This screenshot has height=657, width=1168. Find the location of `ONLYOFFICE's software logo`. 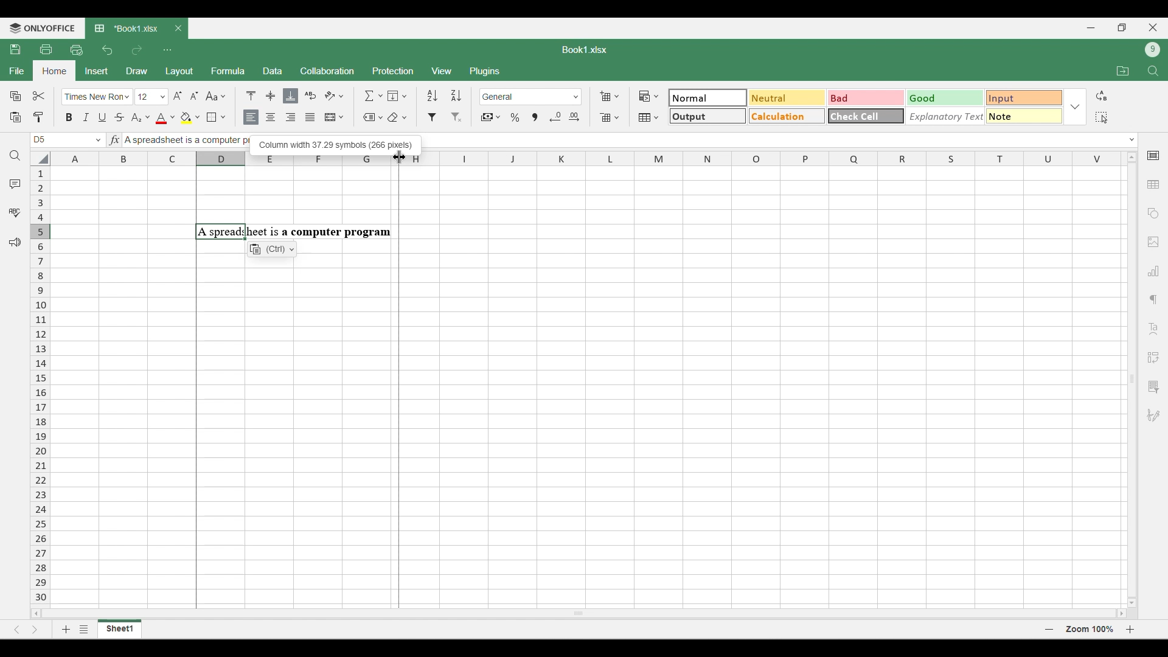

ONLYOFFICE's software logo is located at coordinates (43, 29).